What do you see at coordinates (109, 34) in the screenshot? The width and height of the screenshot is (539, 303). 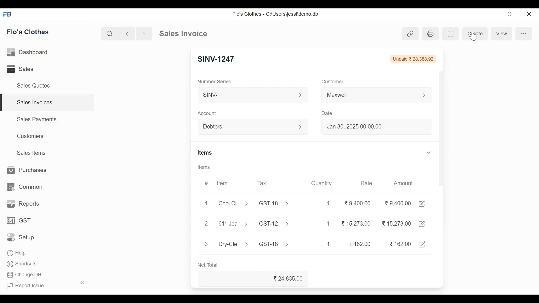 I see `Search` at bounding box center [109, 34].